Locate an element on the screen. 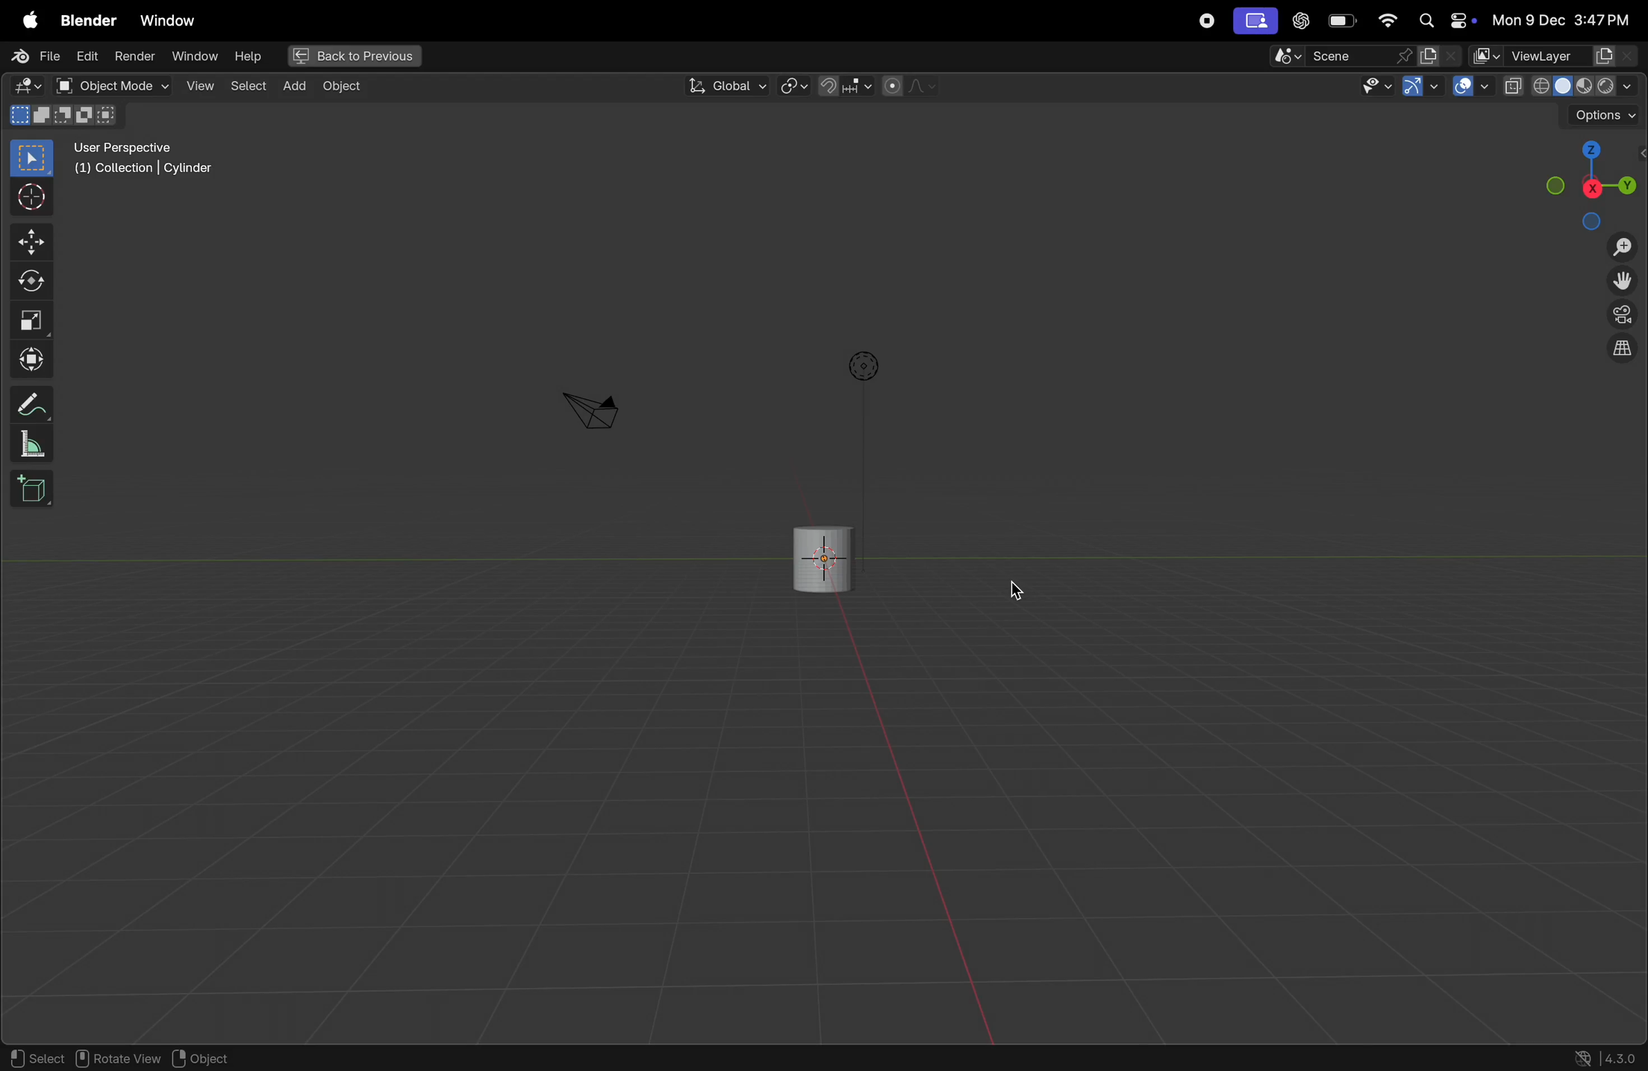 The width and height of the screenshot is (1648, 1071). zoom in is located at coordinates (1621, 248).